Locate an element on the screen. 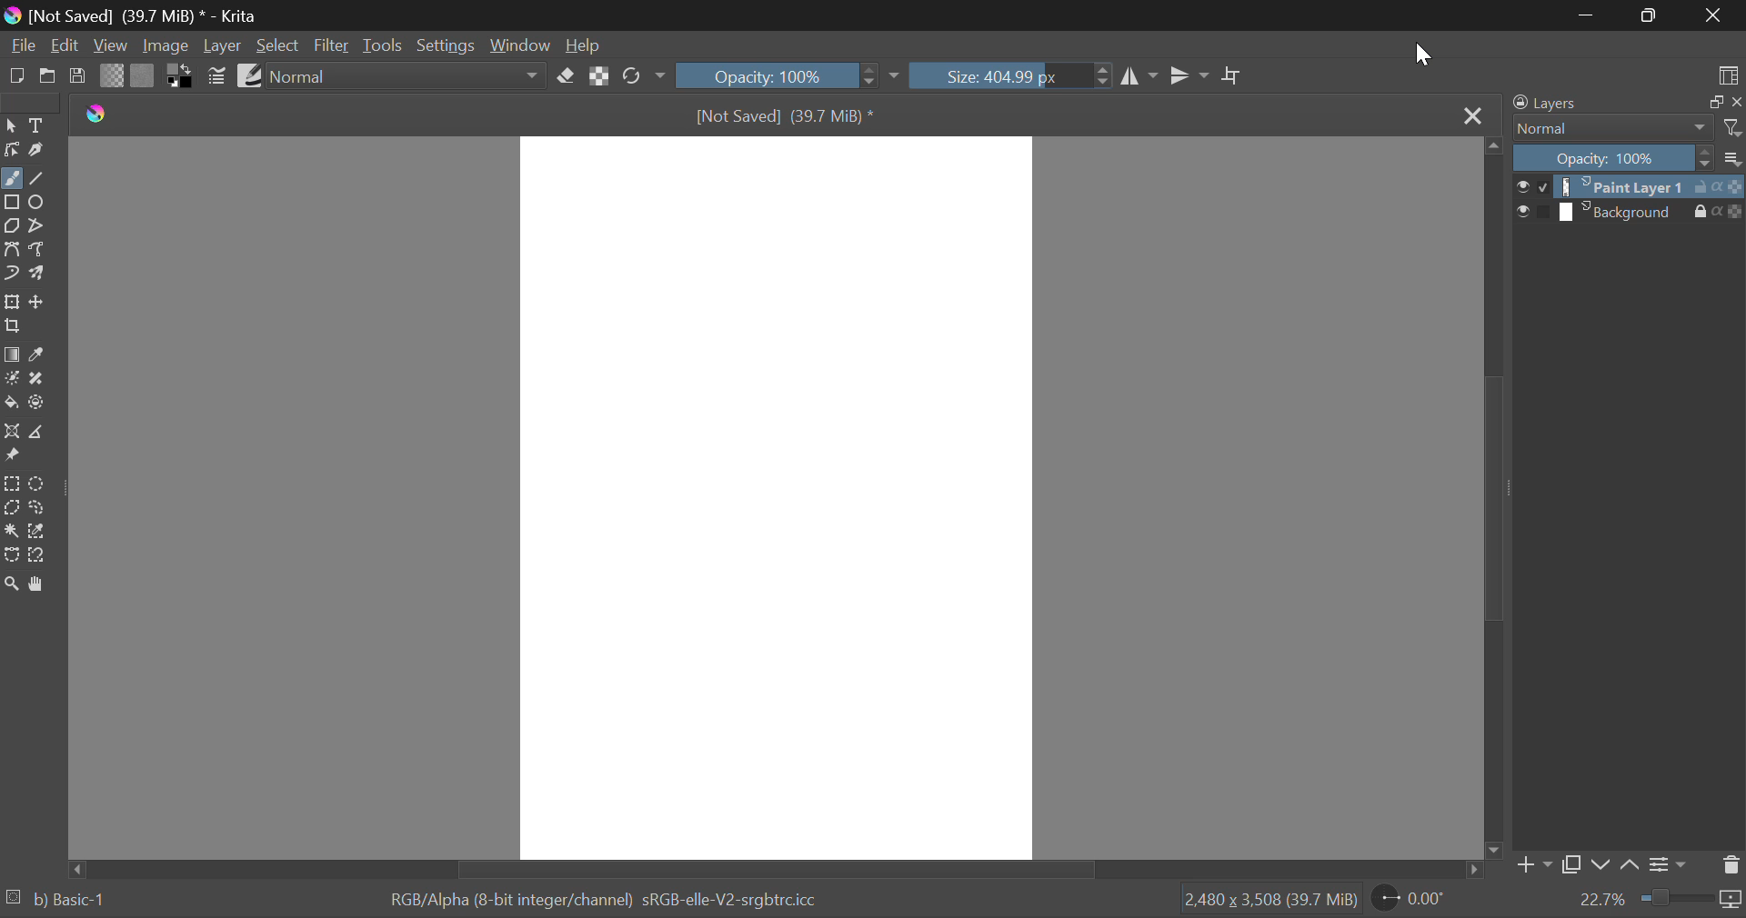  Background is located at coordinates (1630, 212).